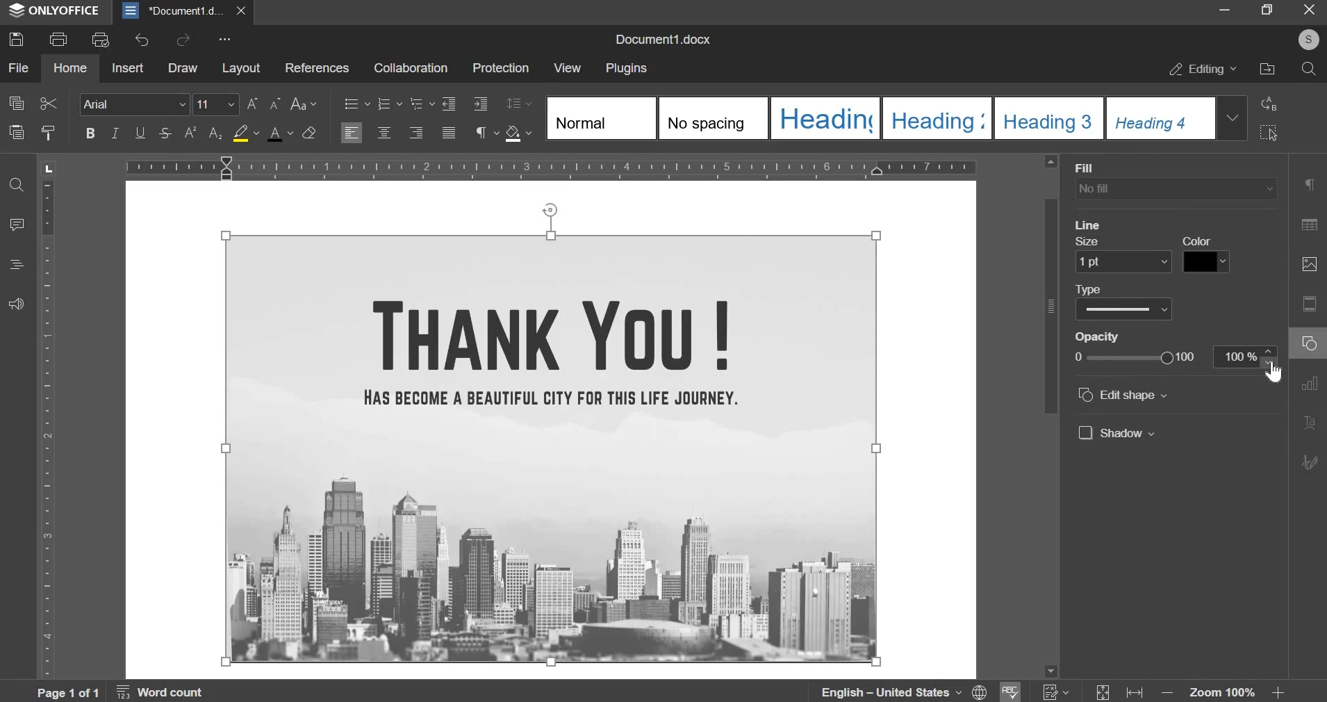 Image resolution: width=1327 pixels, height=702 pixels. I want to click on find, so click(17, 183).